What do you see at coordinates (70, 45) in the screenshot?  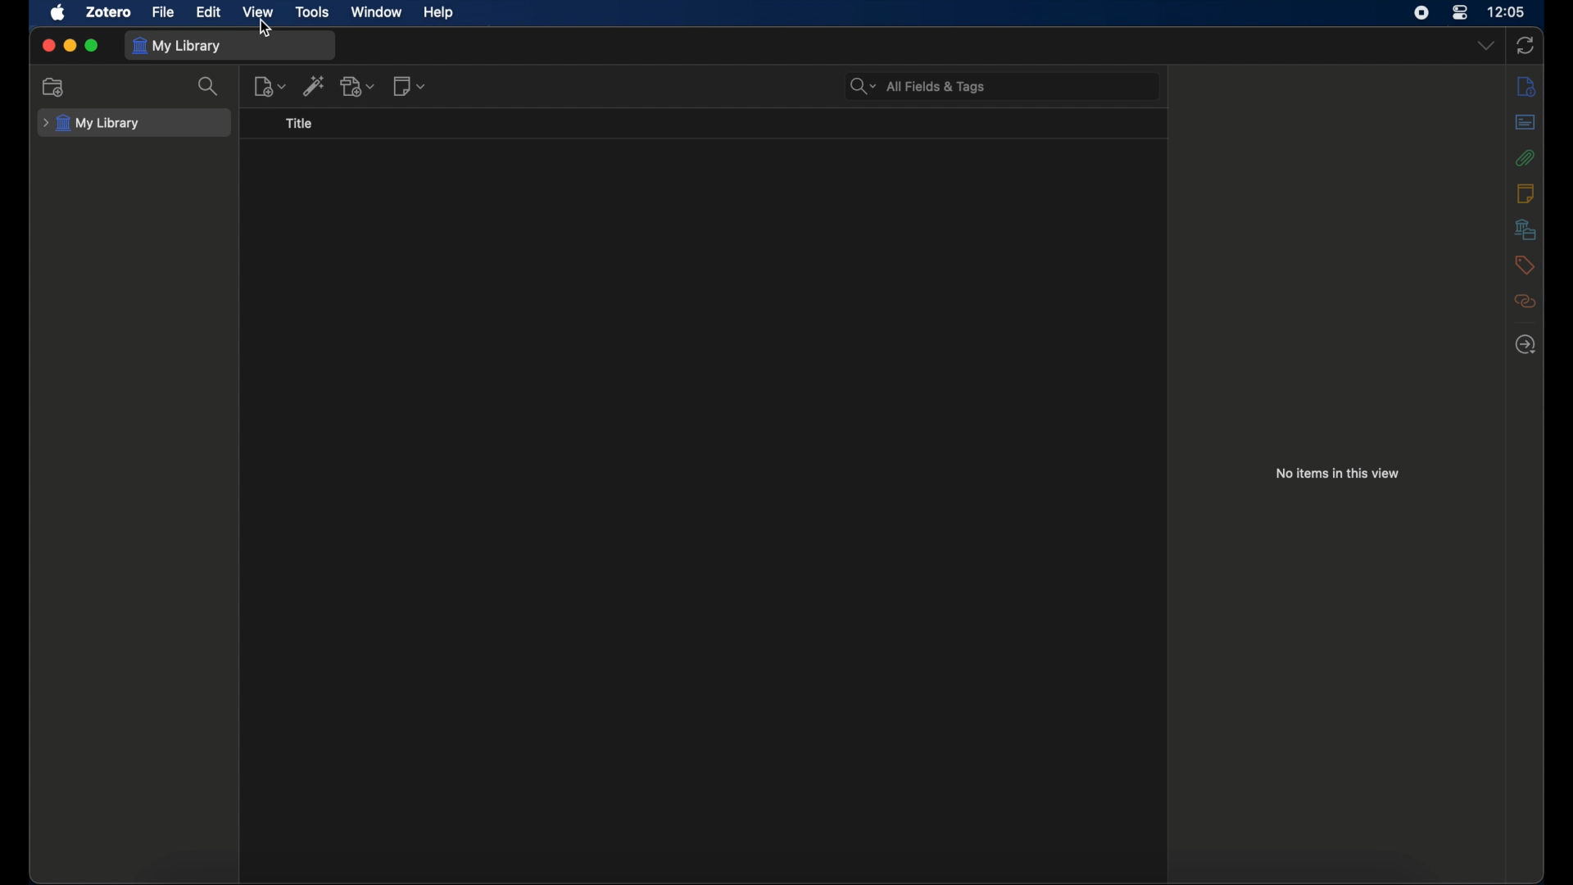 I see `minimize` at bounding box center [70, 45].